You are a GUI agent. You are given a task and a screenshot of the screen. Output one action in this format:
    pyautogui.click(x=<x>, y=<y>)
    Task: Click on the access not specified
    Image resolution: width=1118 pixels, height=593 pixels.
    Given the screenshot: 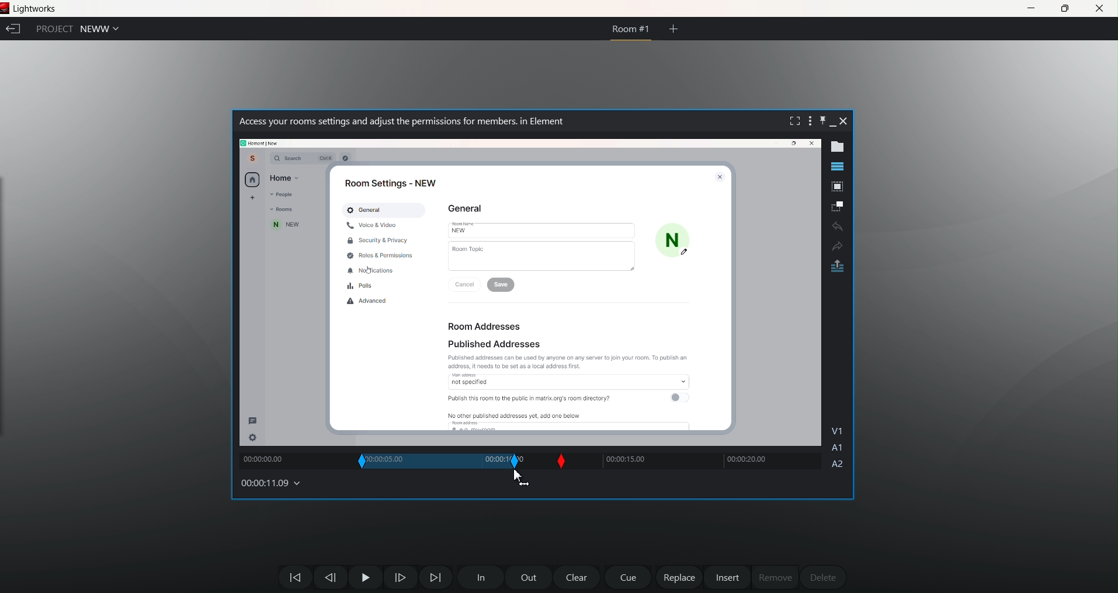 What is the action you would take?
    pyautogui.click(x=569, y=380)
    